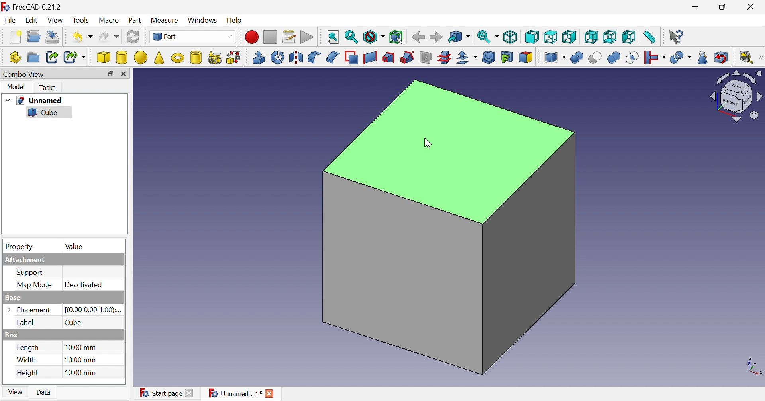  What do you see at coordinates (14, 58) in the screenshot?
I see `Create part` at bounding box center [14, 58].